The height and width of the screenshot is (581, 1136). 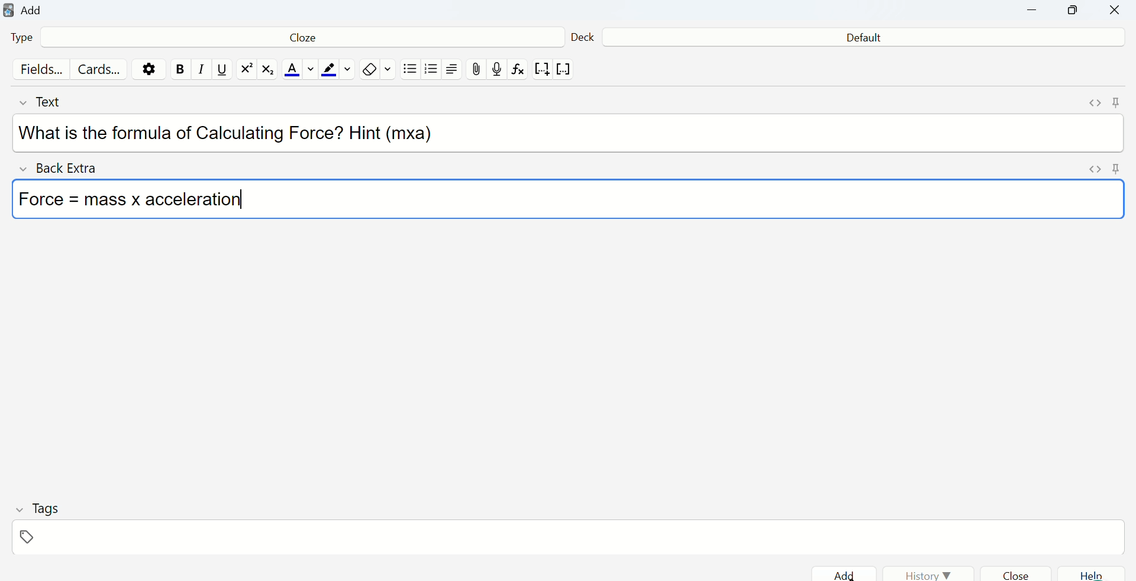 I want to click on Maximize, so click(x=1074, y=13).